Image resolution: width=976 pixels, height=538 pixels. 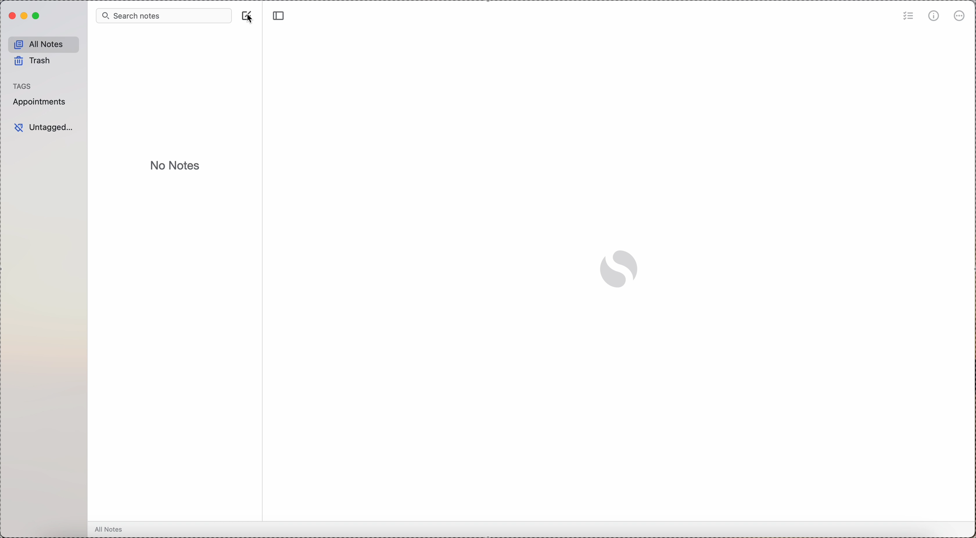 What do you see at coordinates (250, 20) in the screenshot?
I see `cursor` at bounding box center [250, 20].